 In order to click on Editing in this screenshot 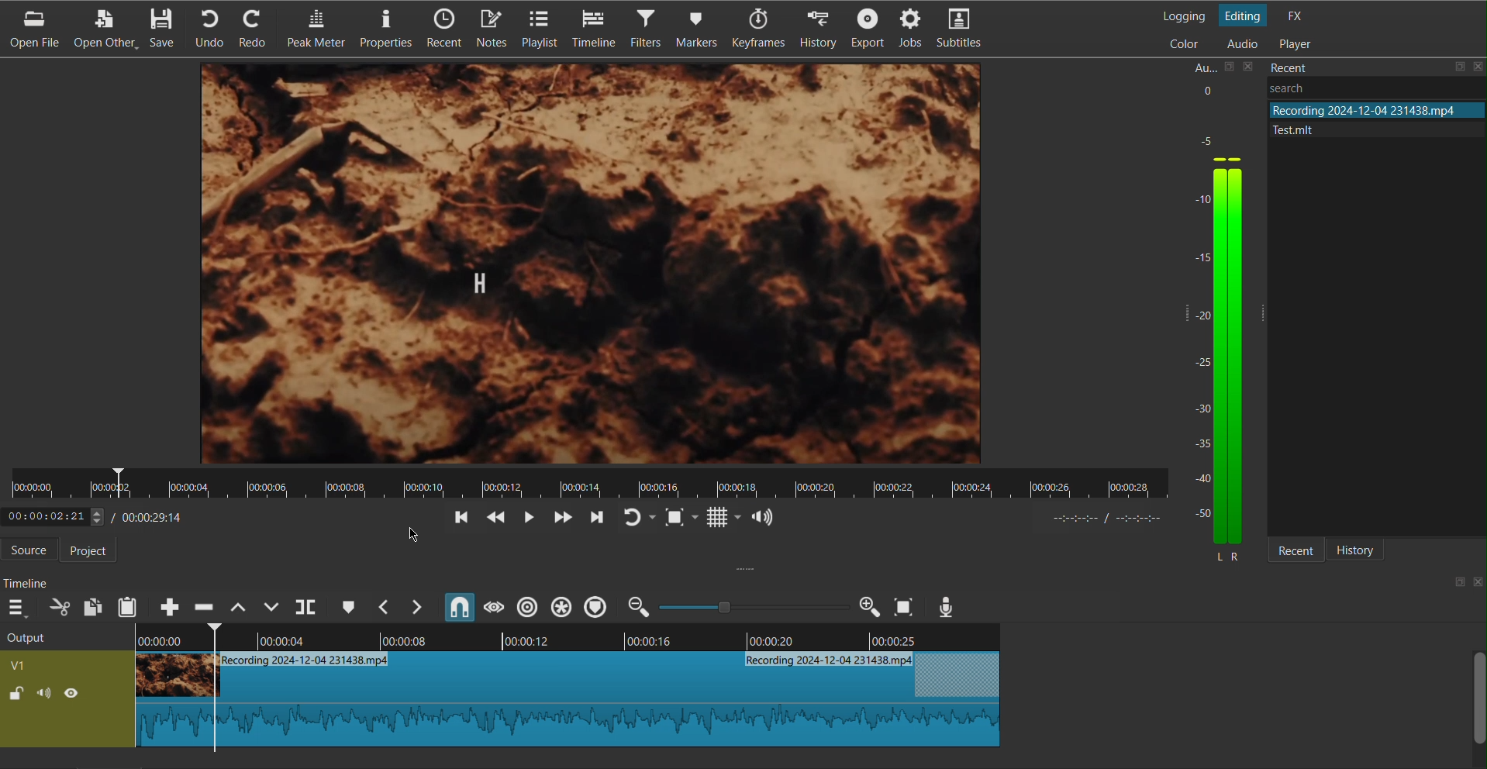, I will do `click(1246, 14)`.